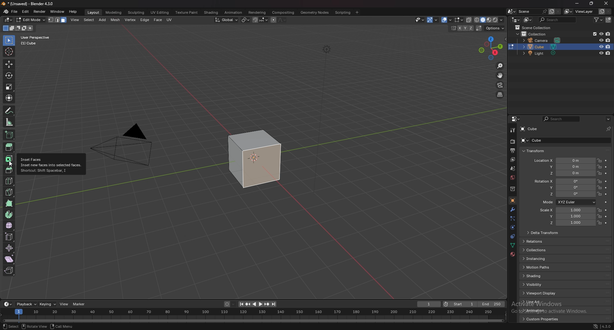  I want to click on display mode, so click(528, 20).